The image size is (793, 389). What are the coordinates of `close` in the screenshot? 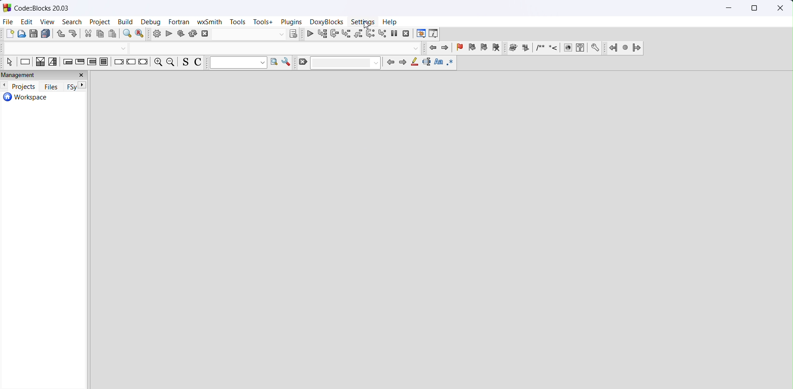 It's located at (779, 9).